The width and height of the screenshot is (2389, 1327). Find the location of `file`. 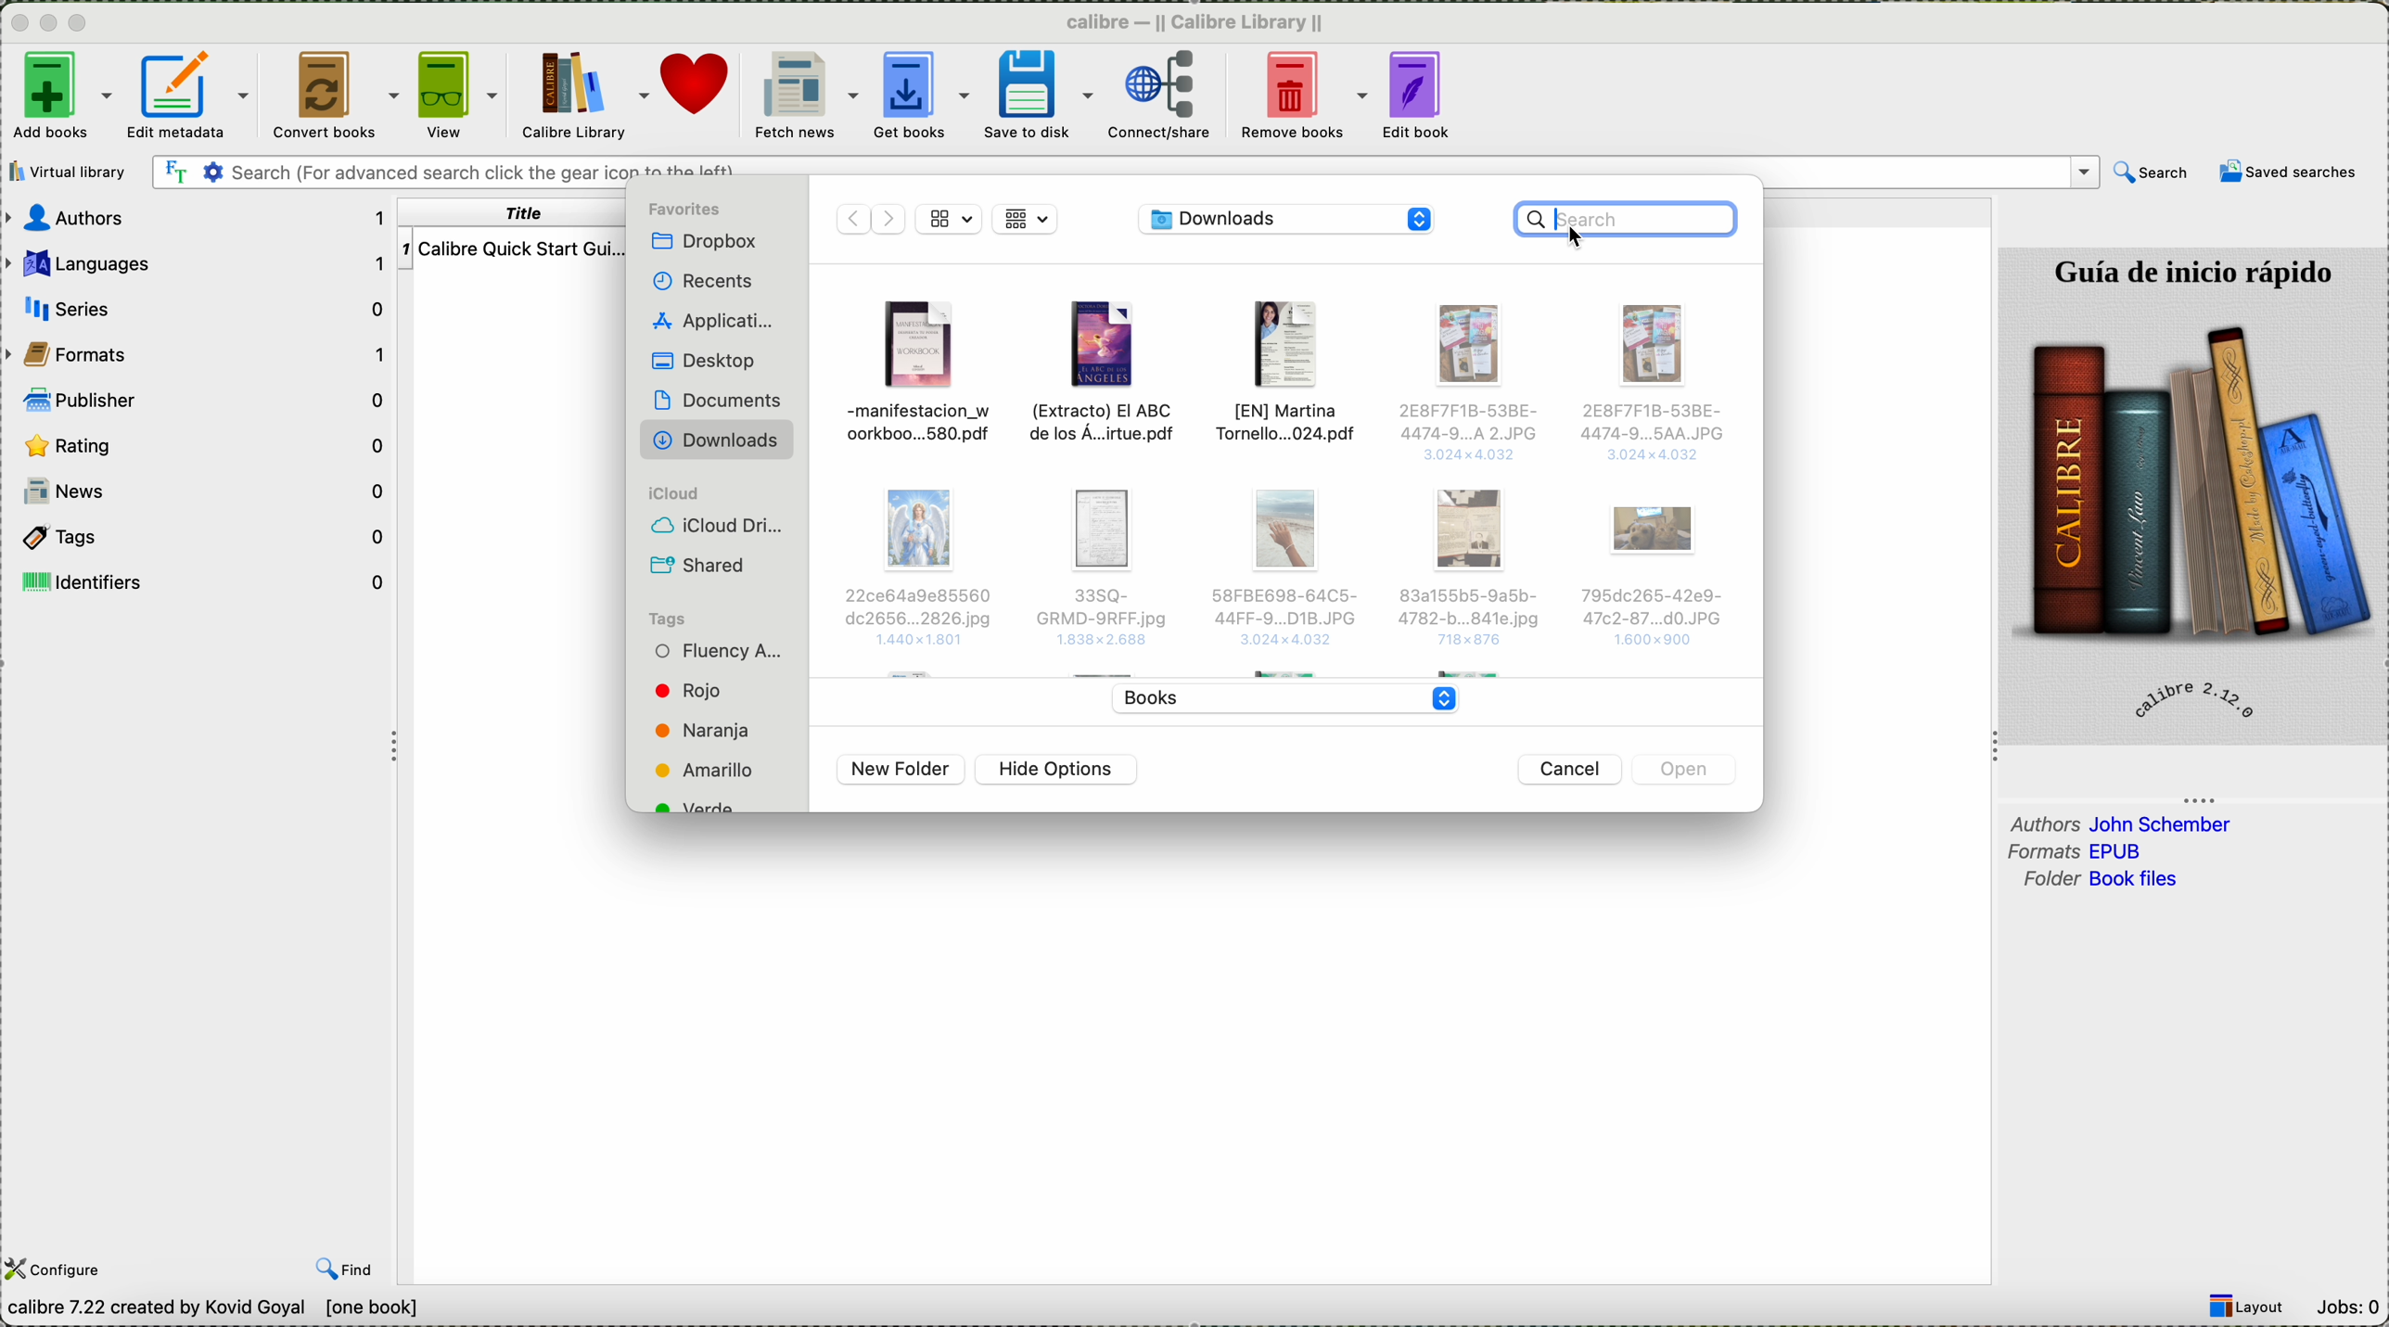

file is located at coordinates (1285, 373).